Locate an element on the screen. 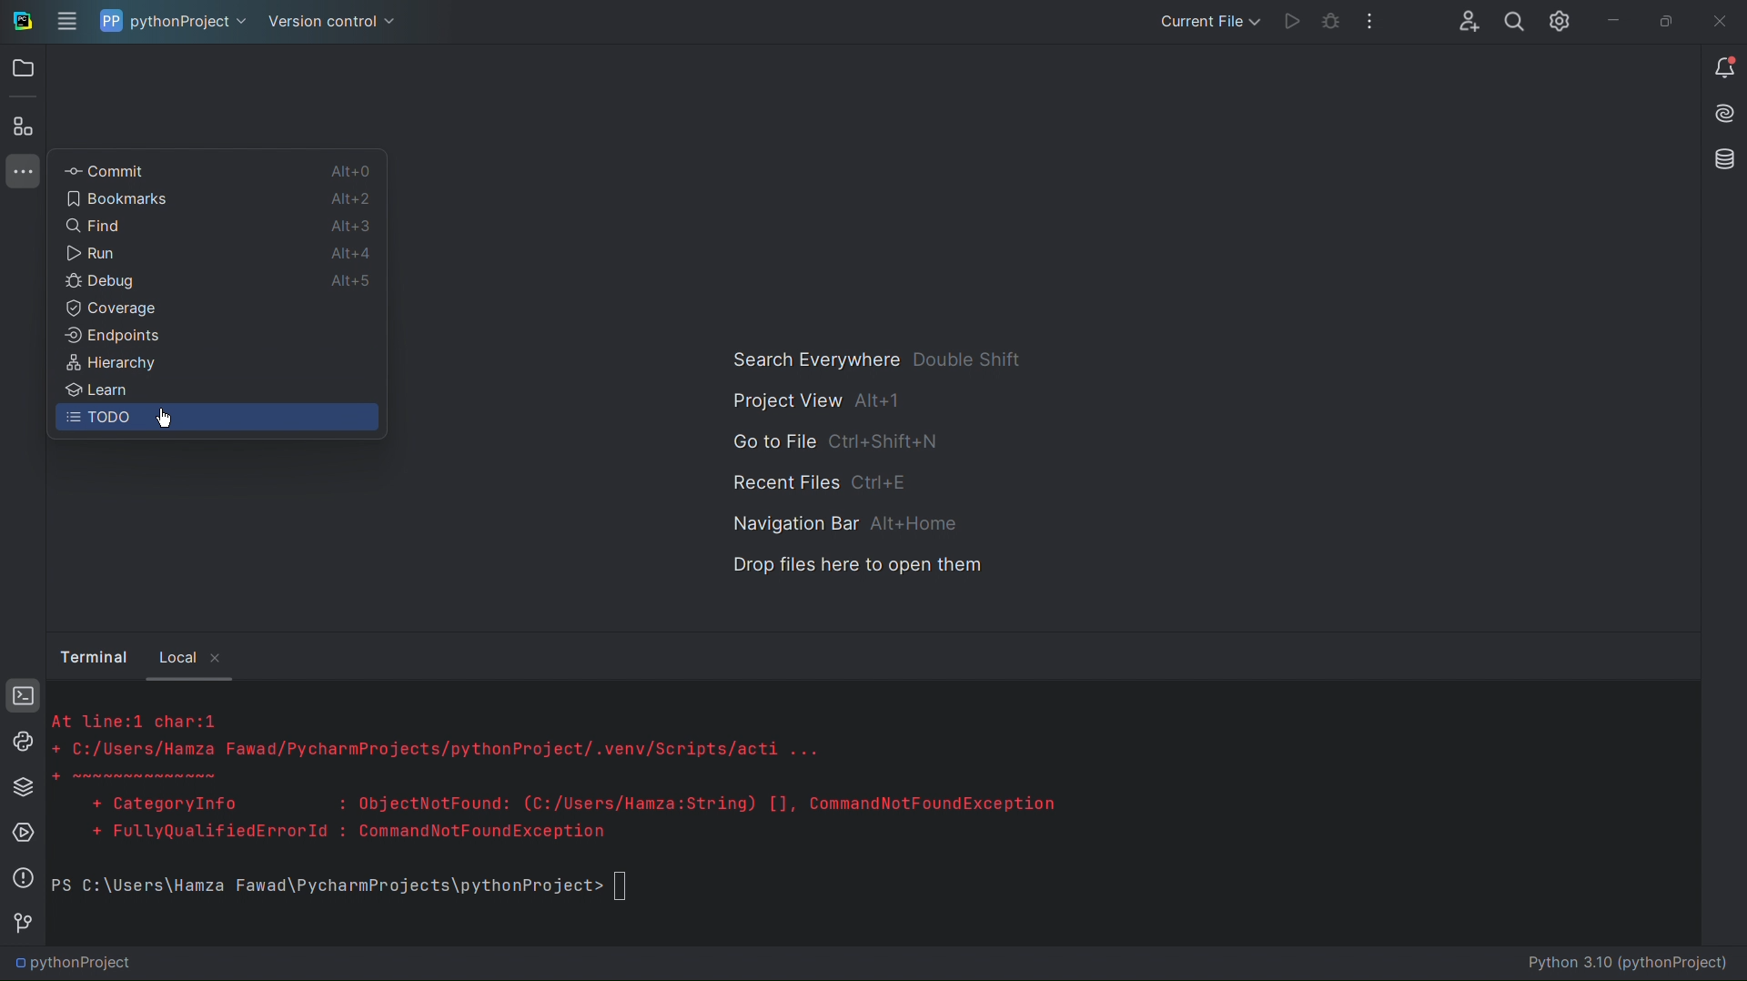 The height and width of the screenshot is (981, 1747). Terminal  is located at coordinates (91, 656).